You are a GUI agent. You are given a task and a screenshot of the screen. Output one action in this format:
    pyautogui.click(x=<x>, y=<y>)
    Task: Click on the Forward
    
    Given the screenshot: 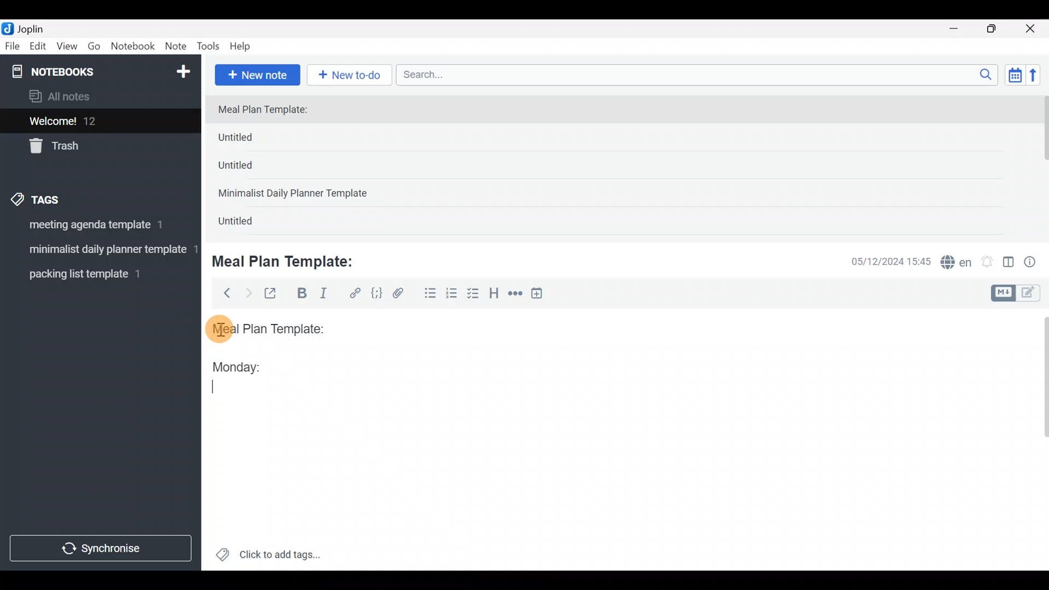 What is the action you would take?
    pyautogui.click(x=248, y=293)
    